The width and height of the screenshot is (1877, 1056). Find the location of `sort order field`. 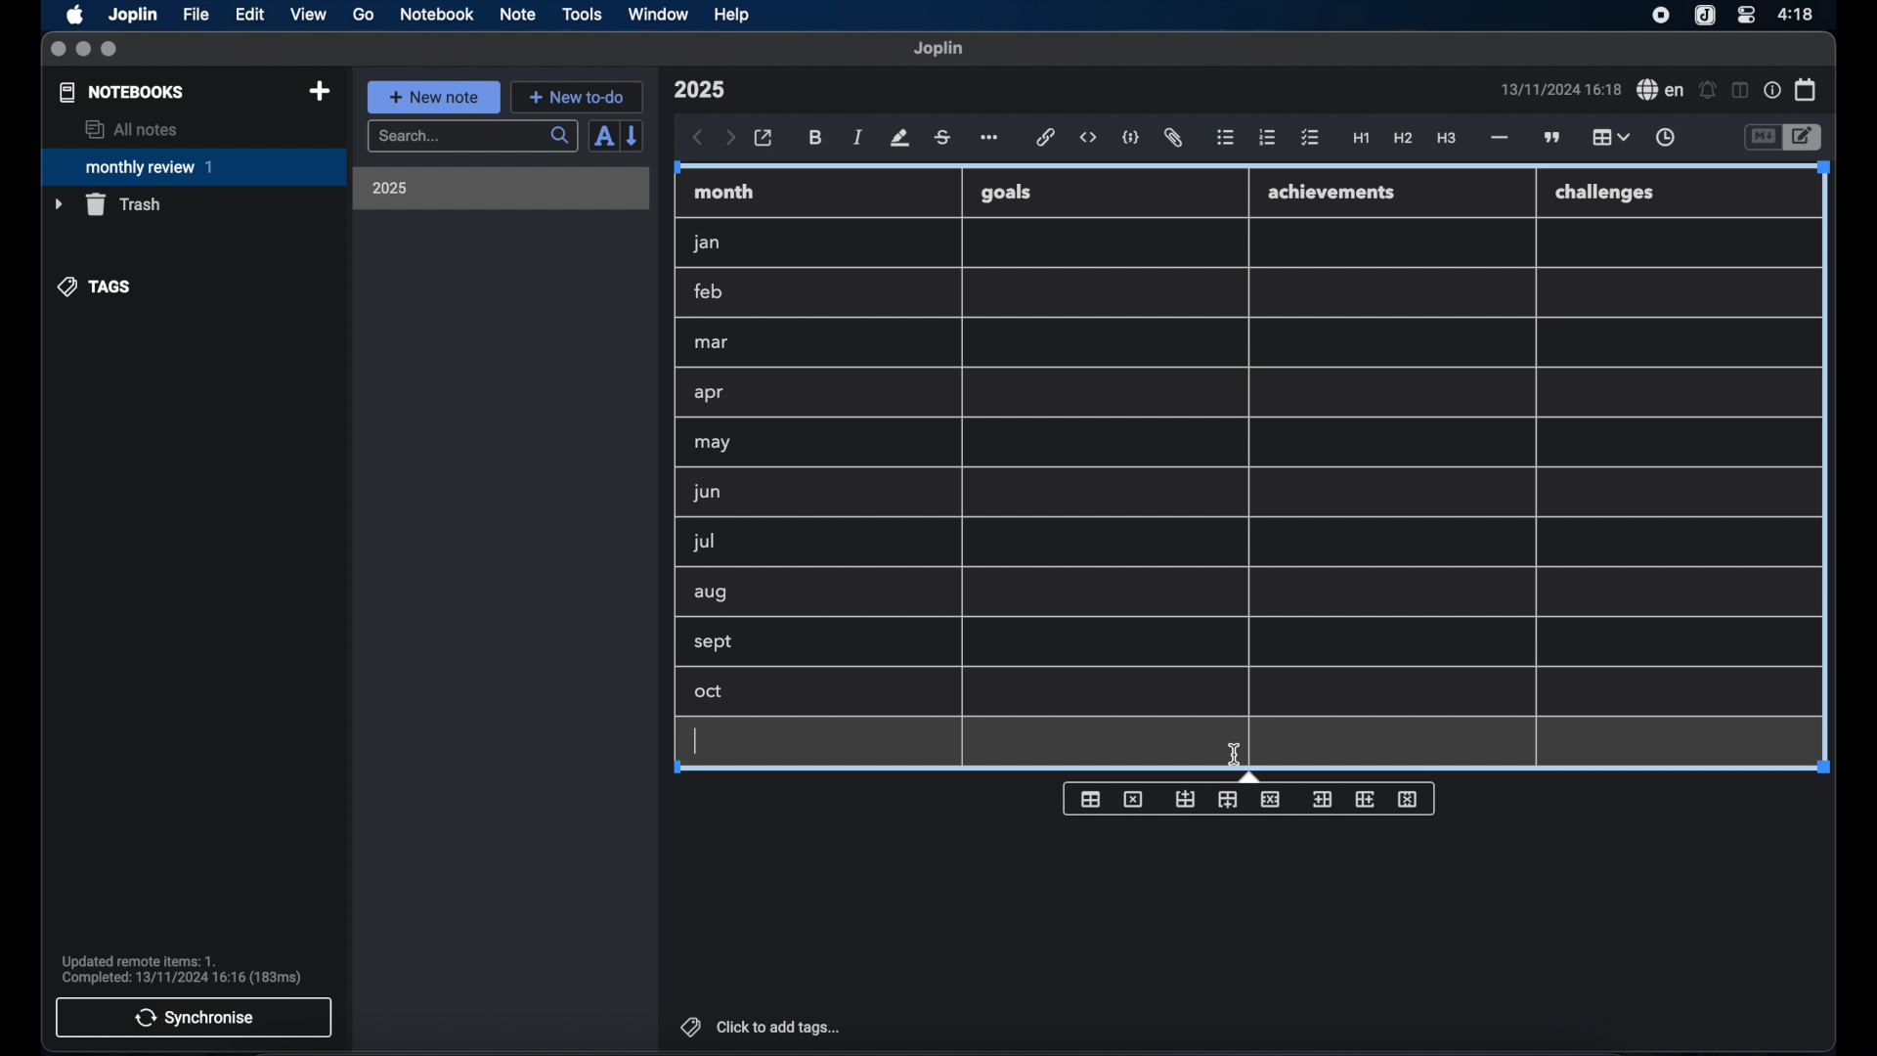

sort order field is located at coordinates (603, 137).